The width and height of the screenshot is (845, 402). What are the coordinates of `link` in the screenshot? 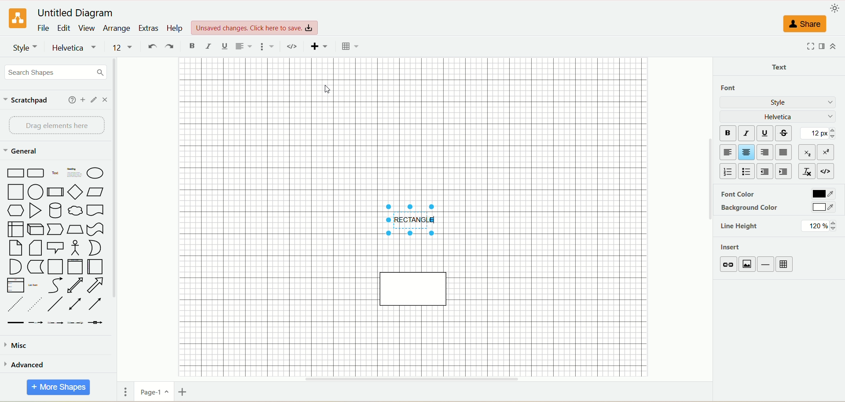 It's located at (729, 265).